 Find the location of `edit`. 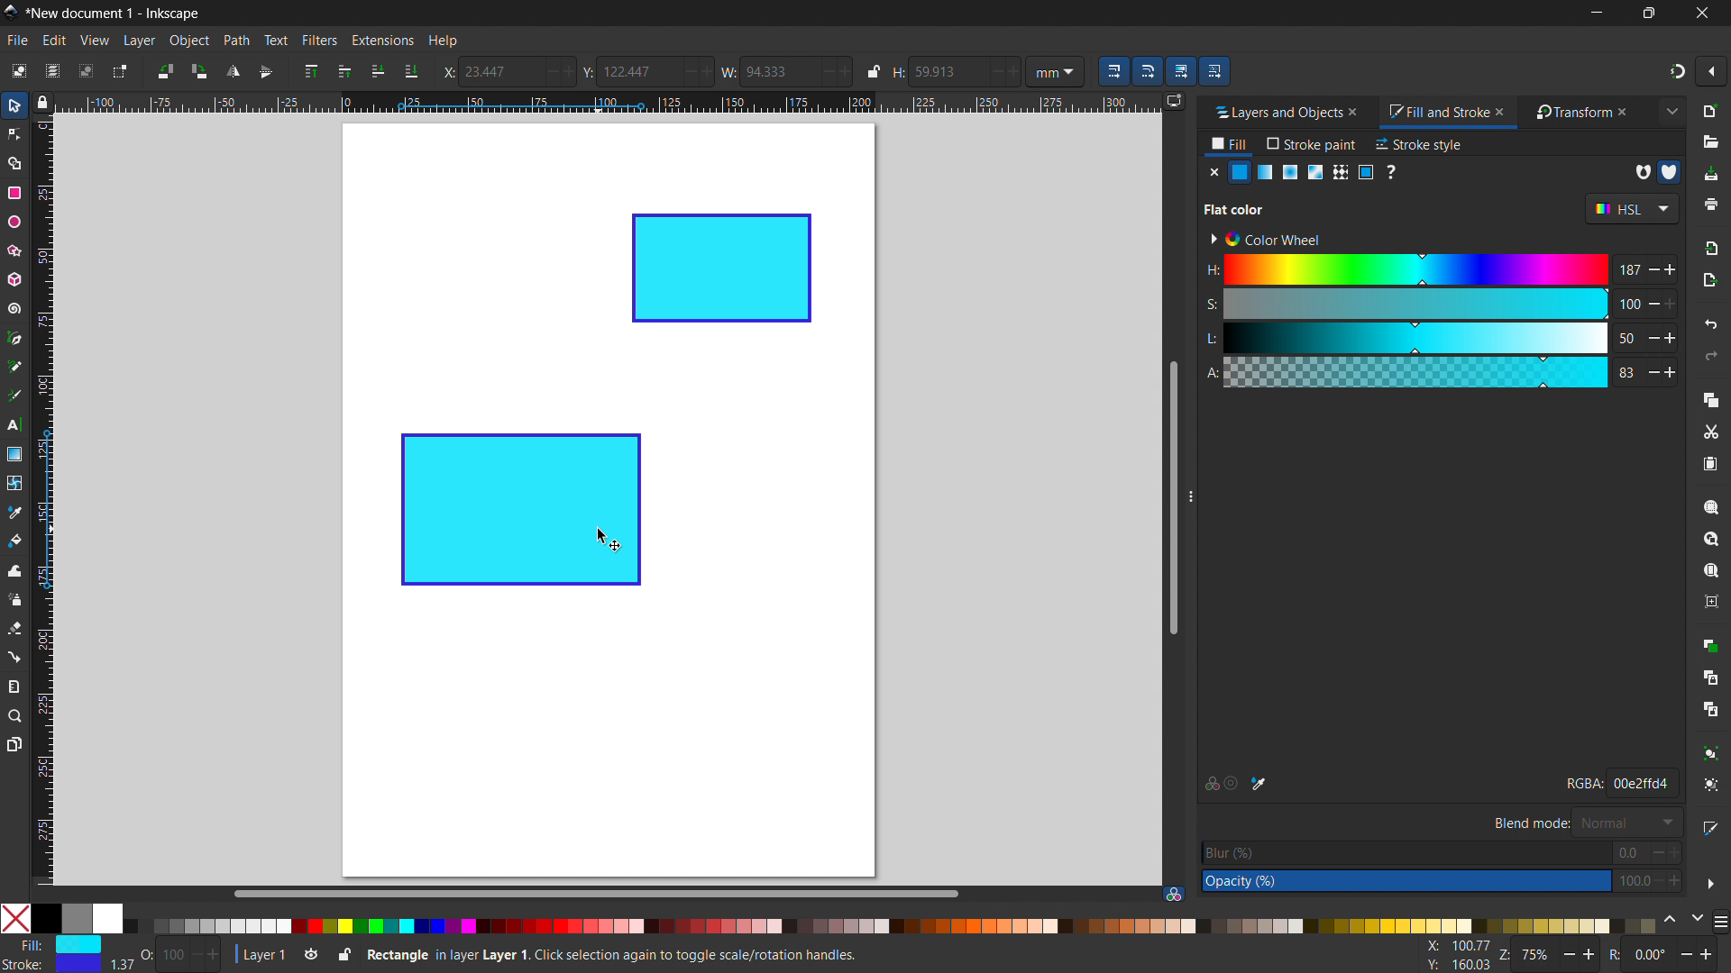

edit is located at coordinates (54, 41).